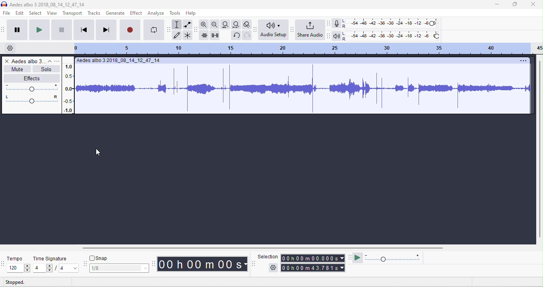 This screenshot has width=543, height=287. What do you see at coordinates (215, 25) in the screenshot?
I see `zoom out` at bounding box center [215, 25].